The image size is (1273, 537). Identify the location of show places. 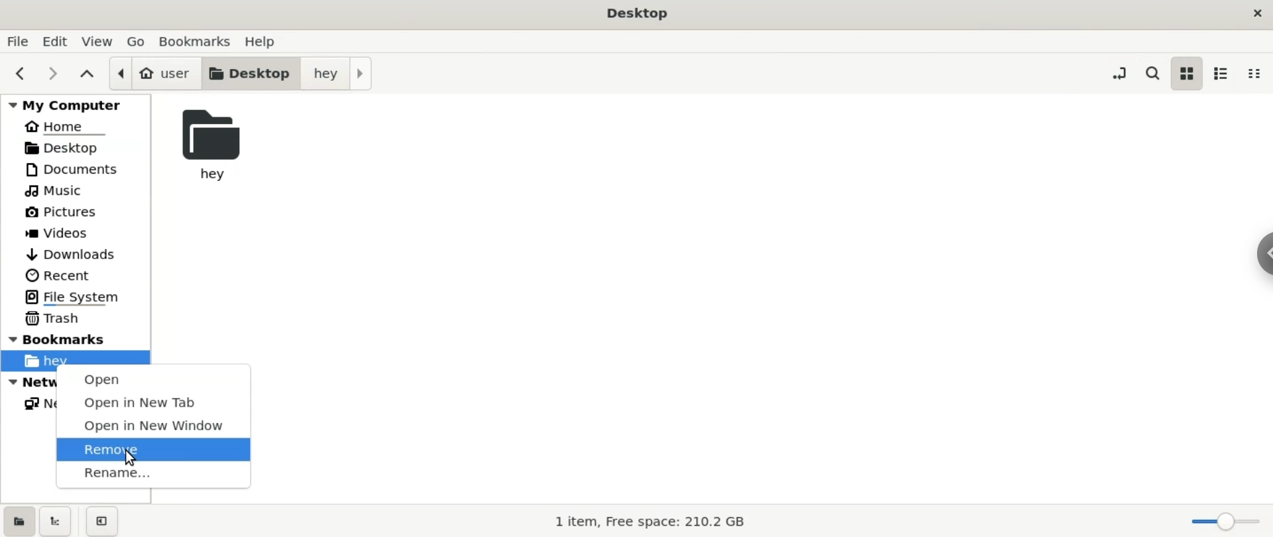
(17, 520).